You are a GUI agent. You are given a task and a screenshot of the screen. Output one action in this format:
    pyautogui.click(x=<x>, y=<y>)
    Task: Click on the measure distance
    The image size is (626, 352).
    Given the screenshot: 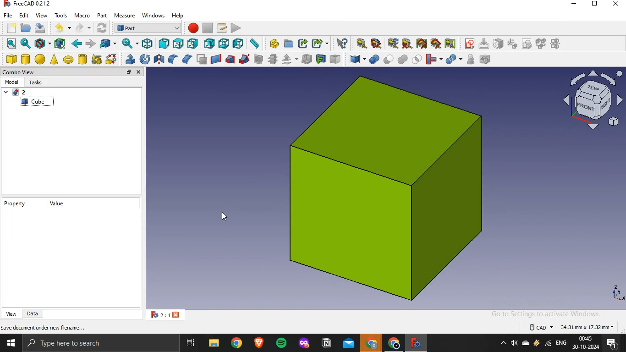 What is the action you would take?
    pyautogui.click(x=255, y=44)
    